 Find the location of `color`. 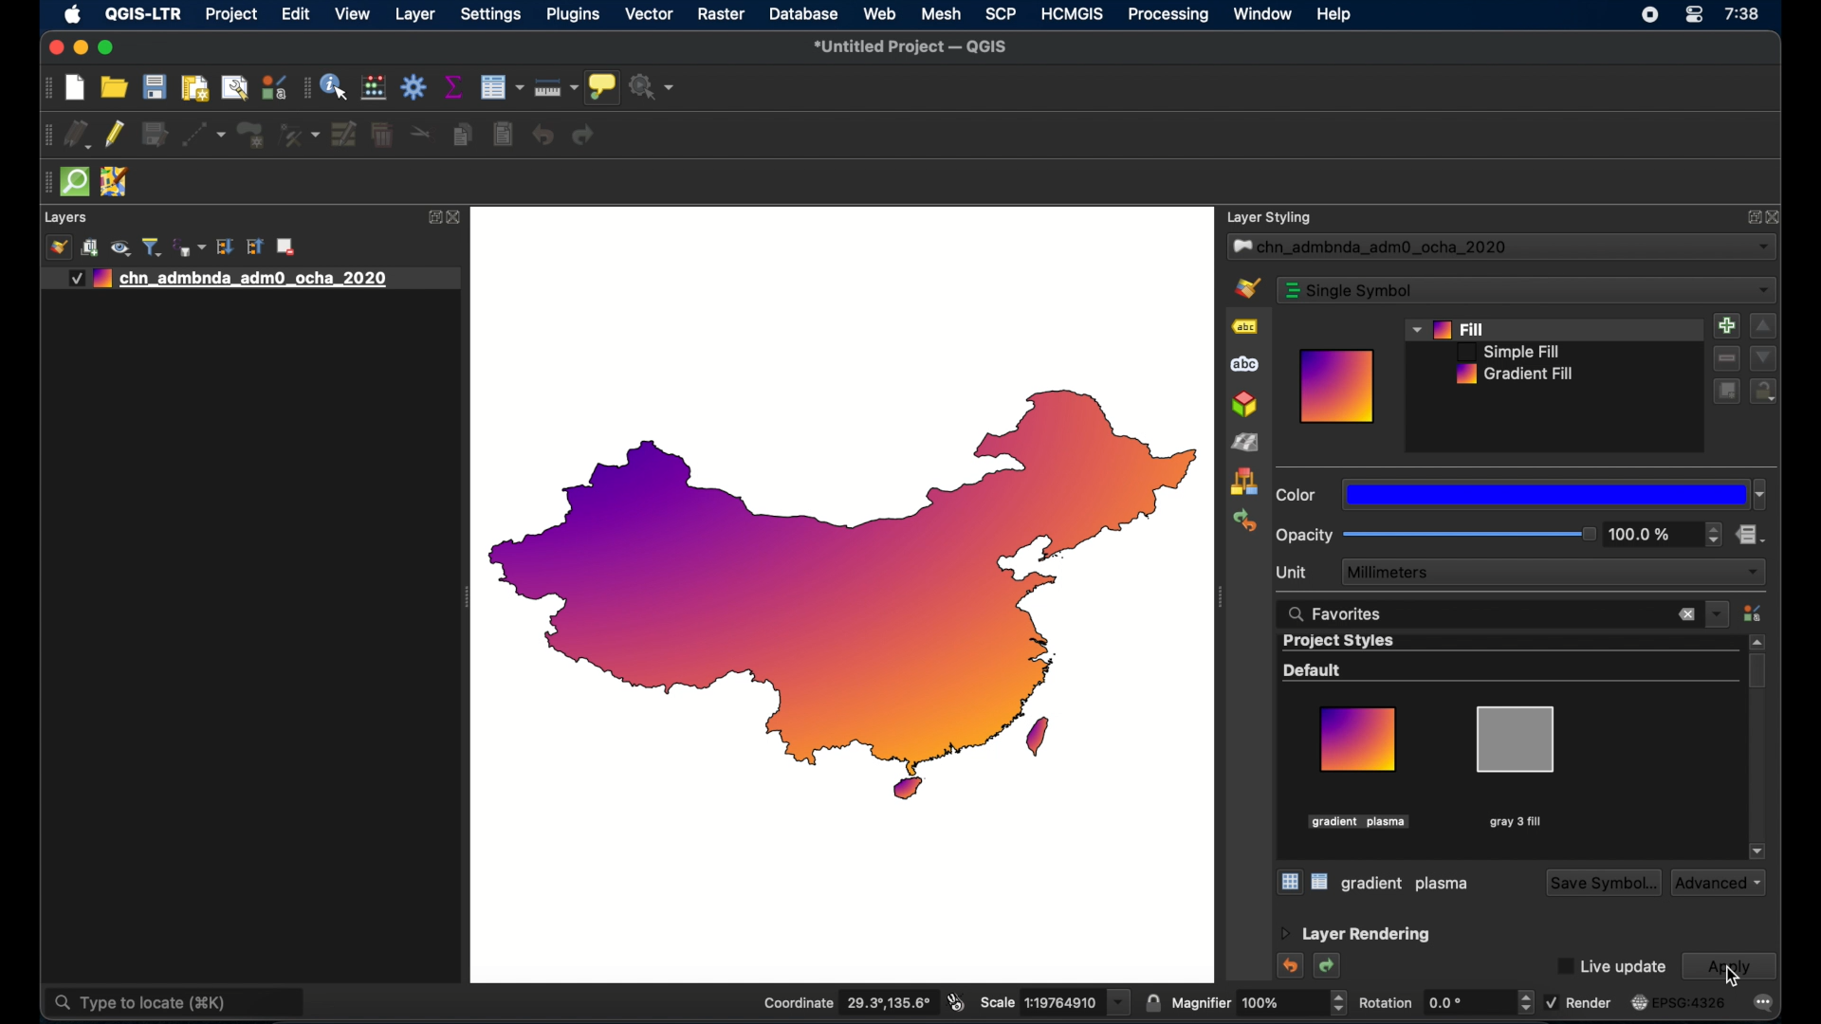

color is located at coordinates (1297, 495).